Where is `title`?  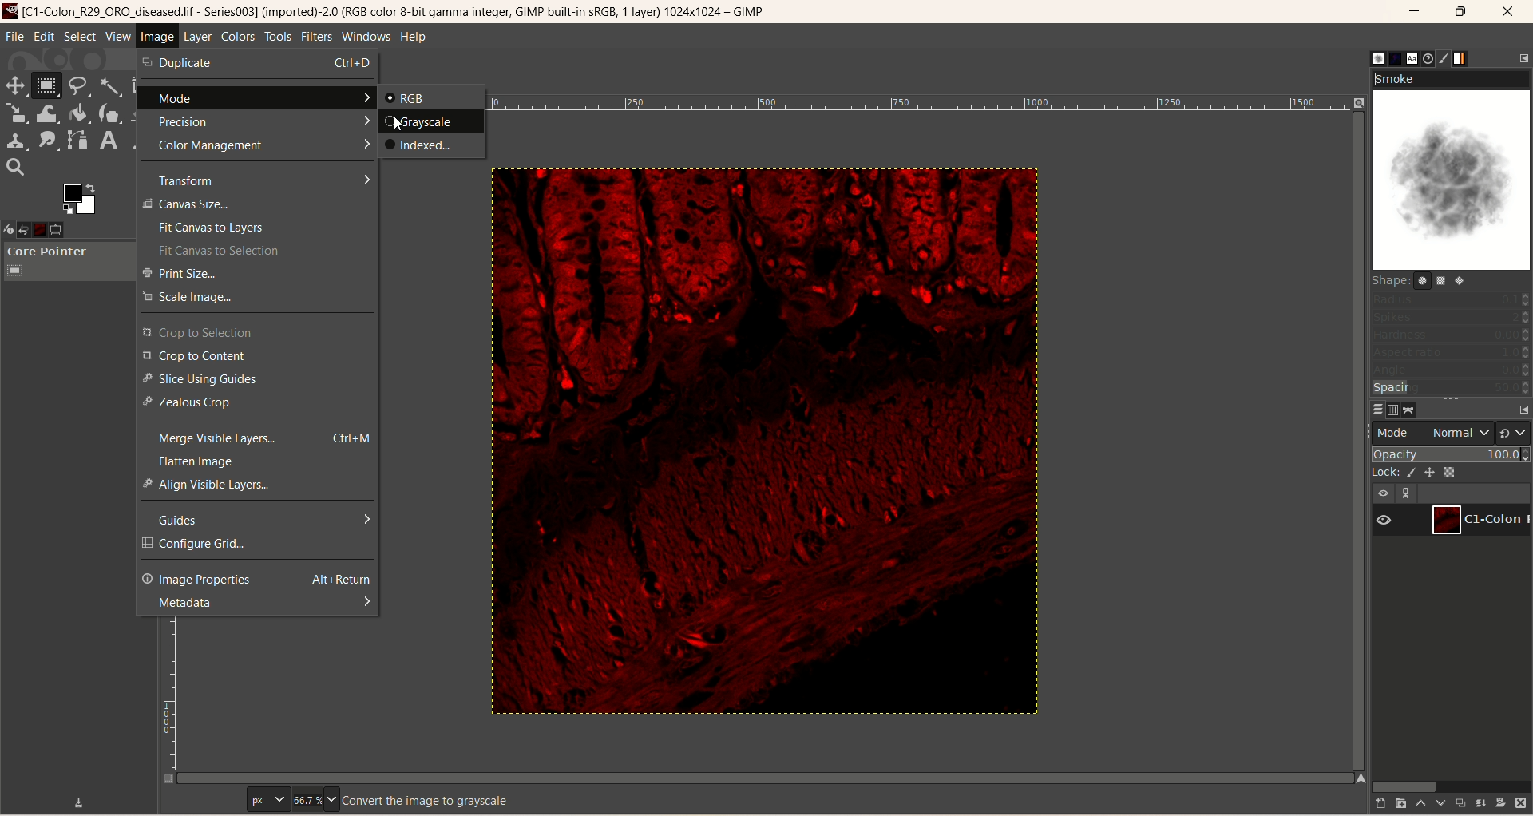 title is located at coordinates (394, 12).